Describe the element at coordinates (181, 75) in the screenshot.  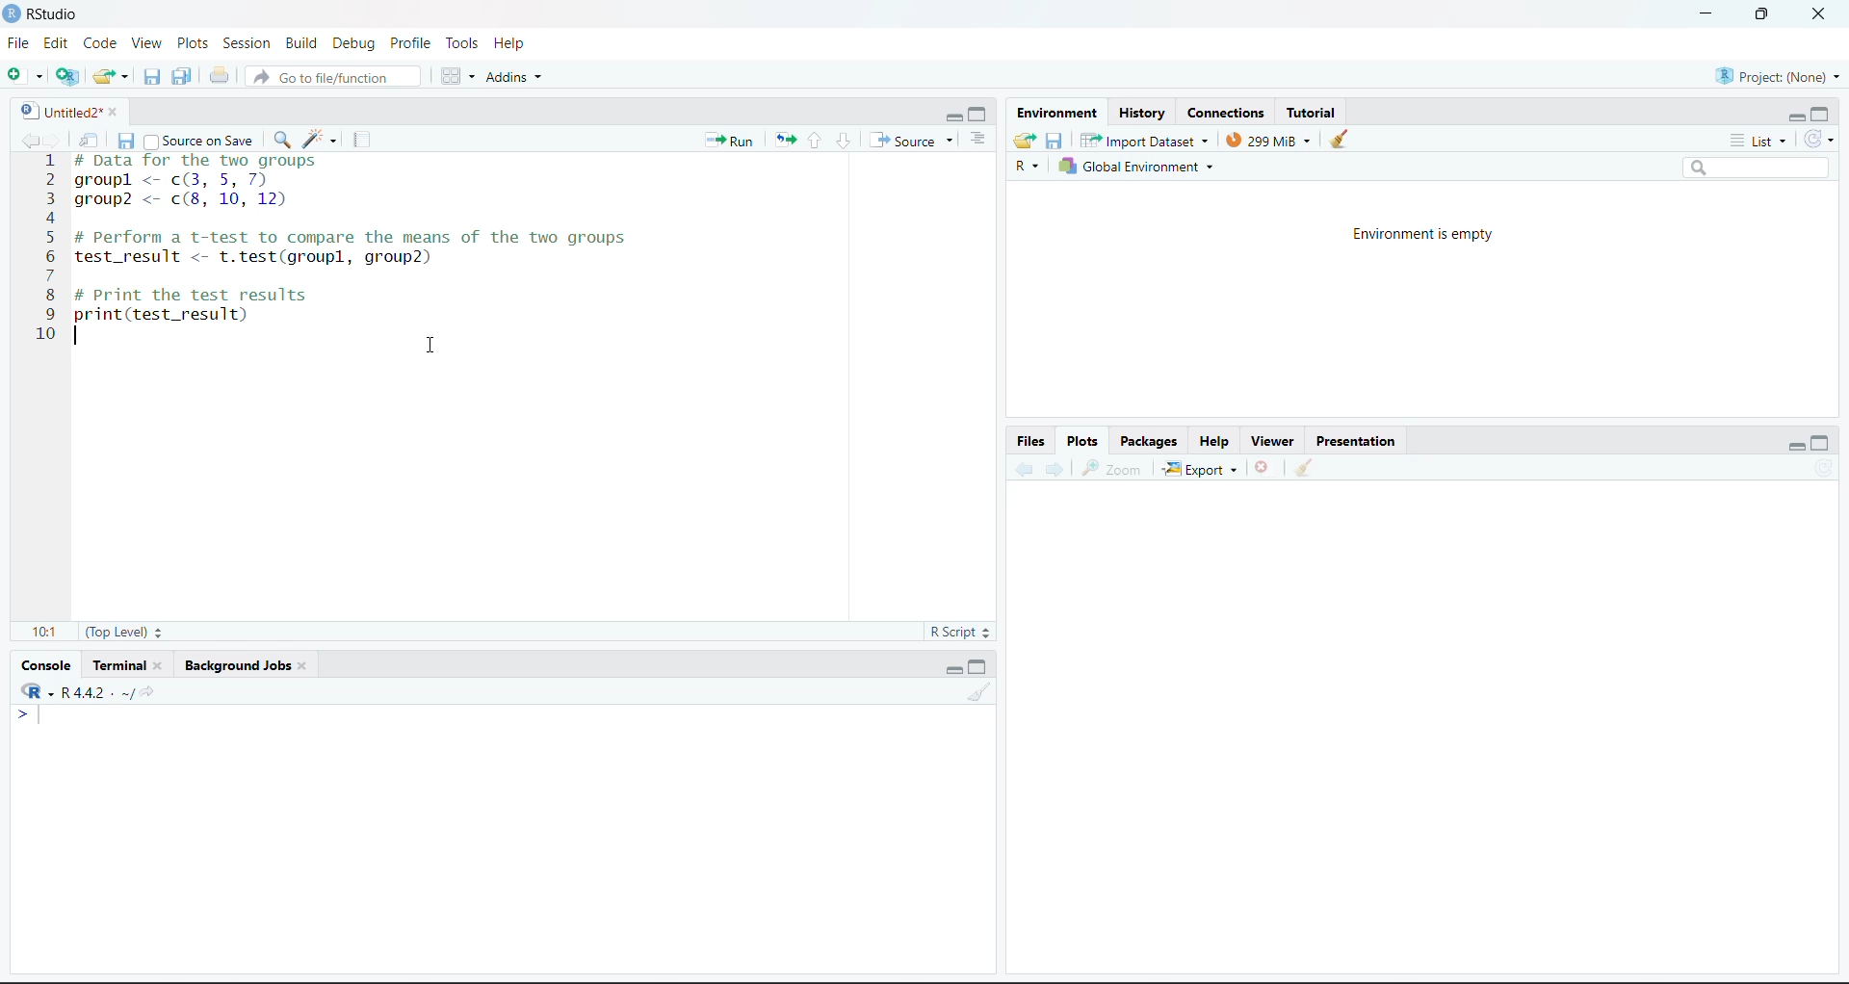
I see `save all open documents` at that location.